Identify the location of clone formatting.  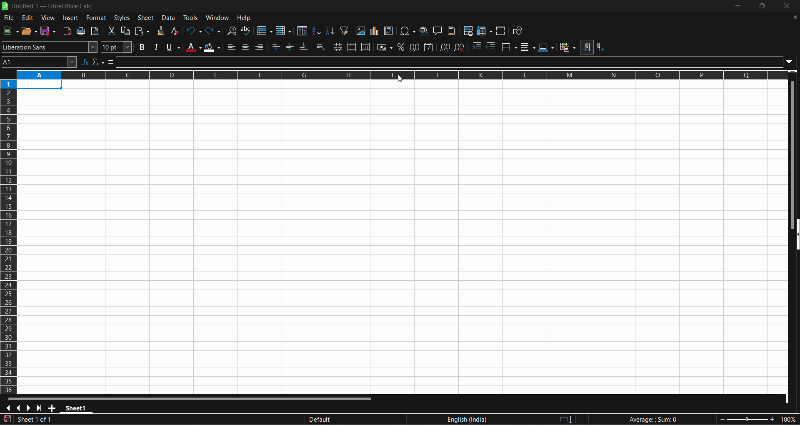
(162, 30).